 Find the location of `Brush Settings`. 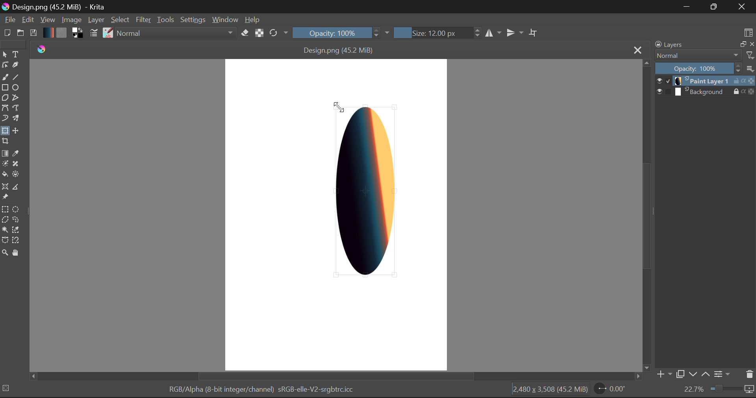

Brush Settings is located at coordinates (94, 33).